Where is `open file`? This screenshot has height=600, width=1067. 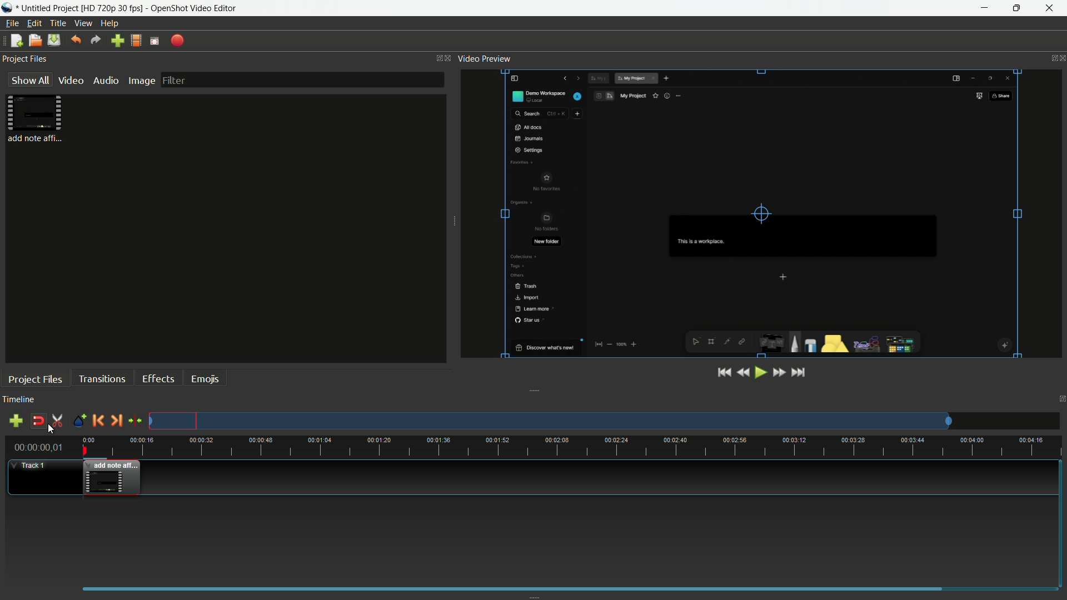 open file is located at coordinates (33, 41).